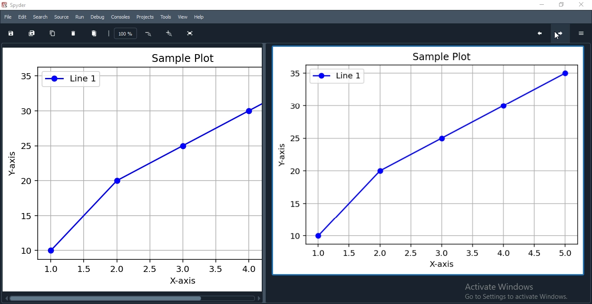  Describe the element at coordinates (166, 17) in the screenshot. I see `Tools` at that location.